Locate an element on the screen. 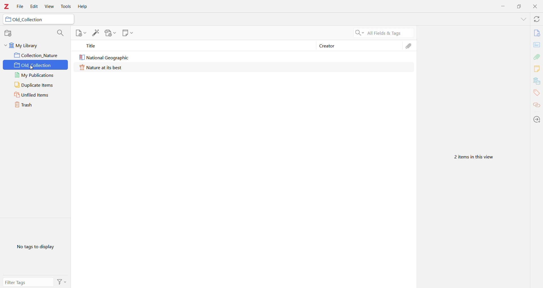 The width and height of the screenshot is (543, 288). My Library is located at coordinates (35, 45).